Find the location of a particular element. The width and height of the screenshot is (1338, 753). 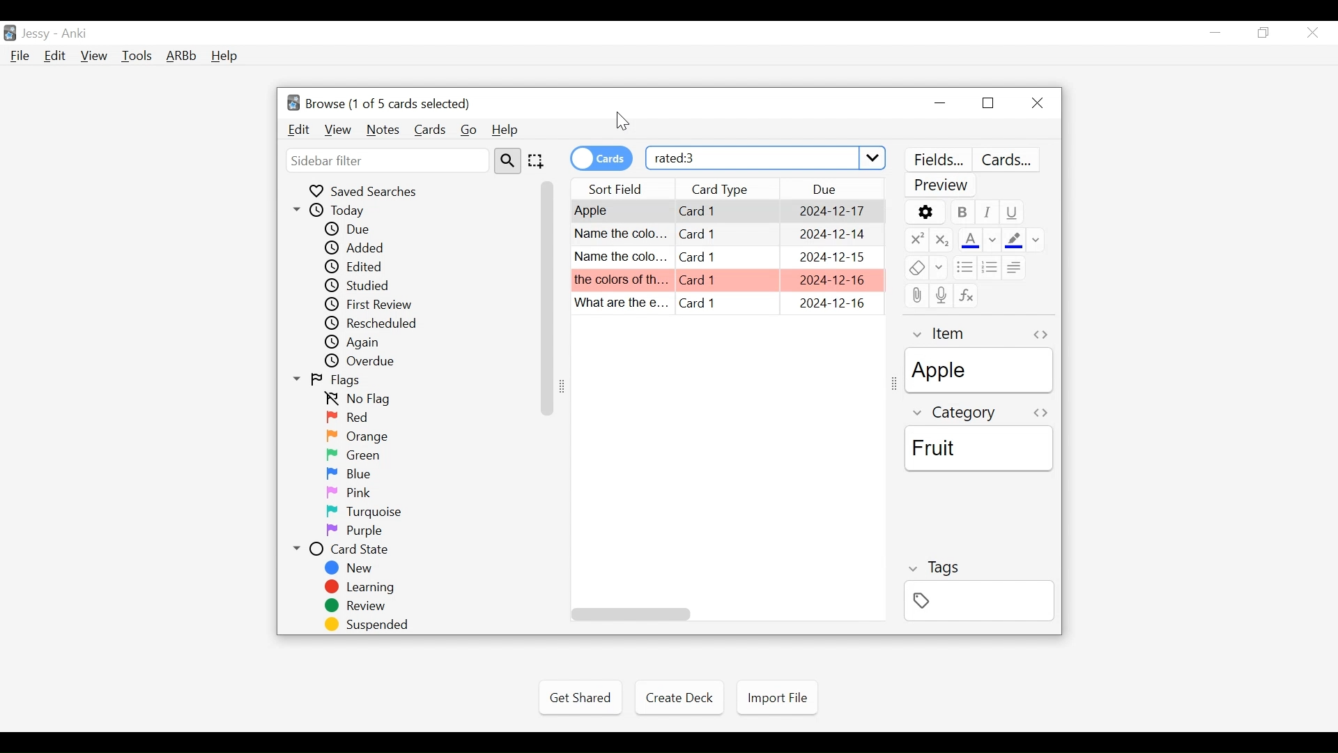

Green is located at coordinates (357, 455).